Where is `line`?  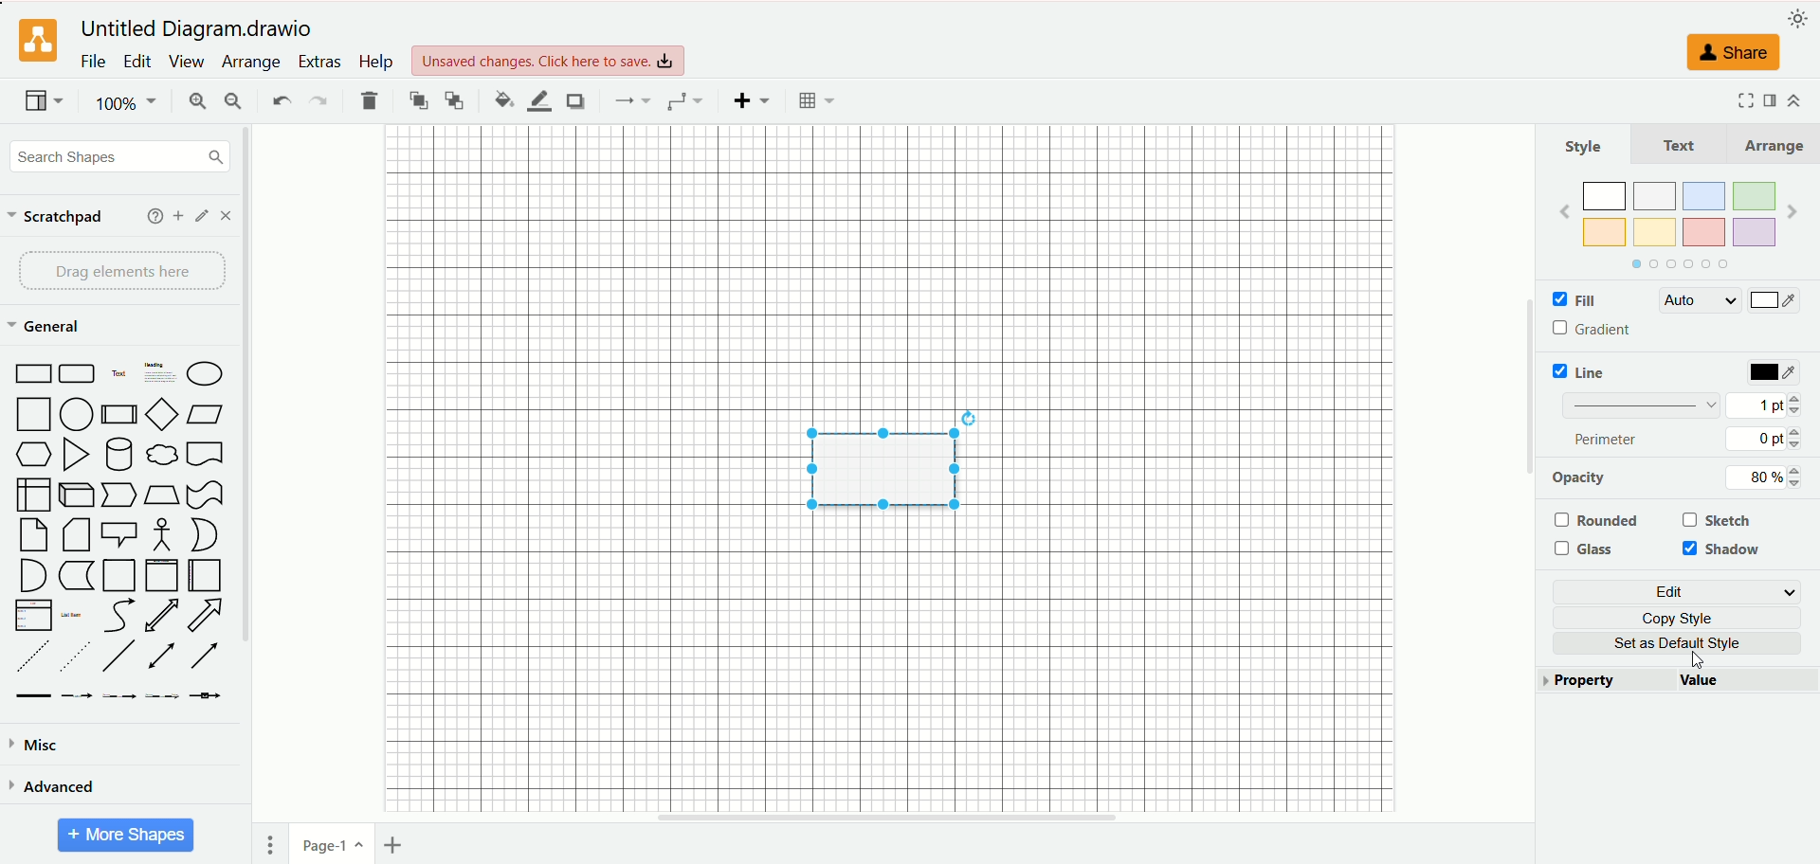 line is located at coordinates (1584, 371).